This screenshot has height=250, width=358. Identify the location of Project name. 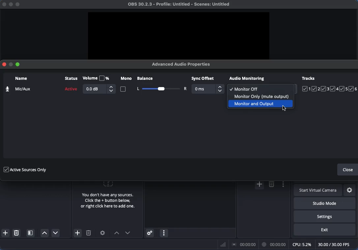
(181, 5).